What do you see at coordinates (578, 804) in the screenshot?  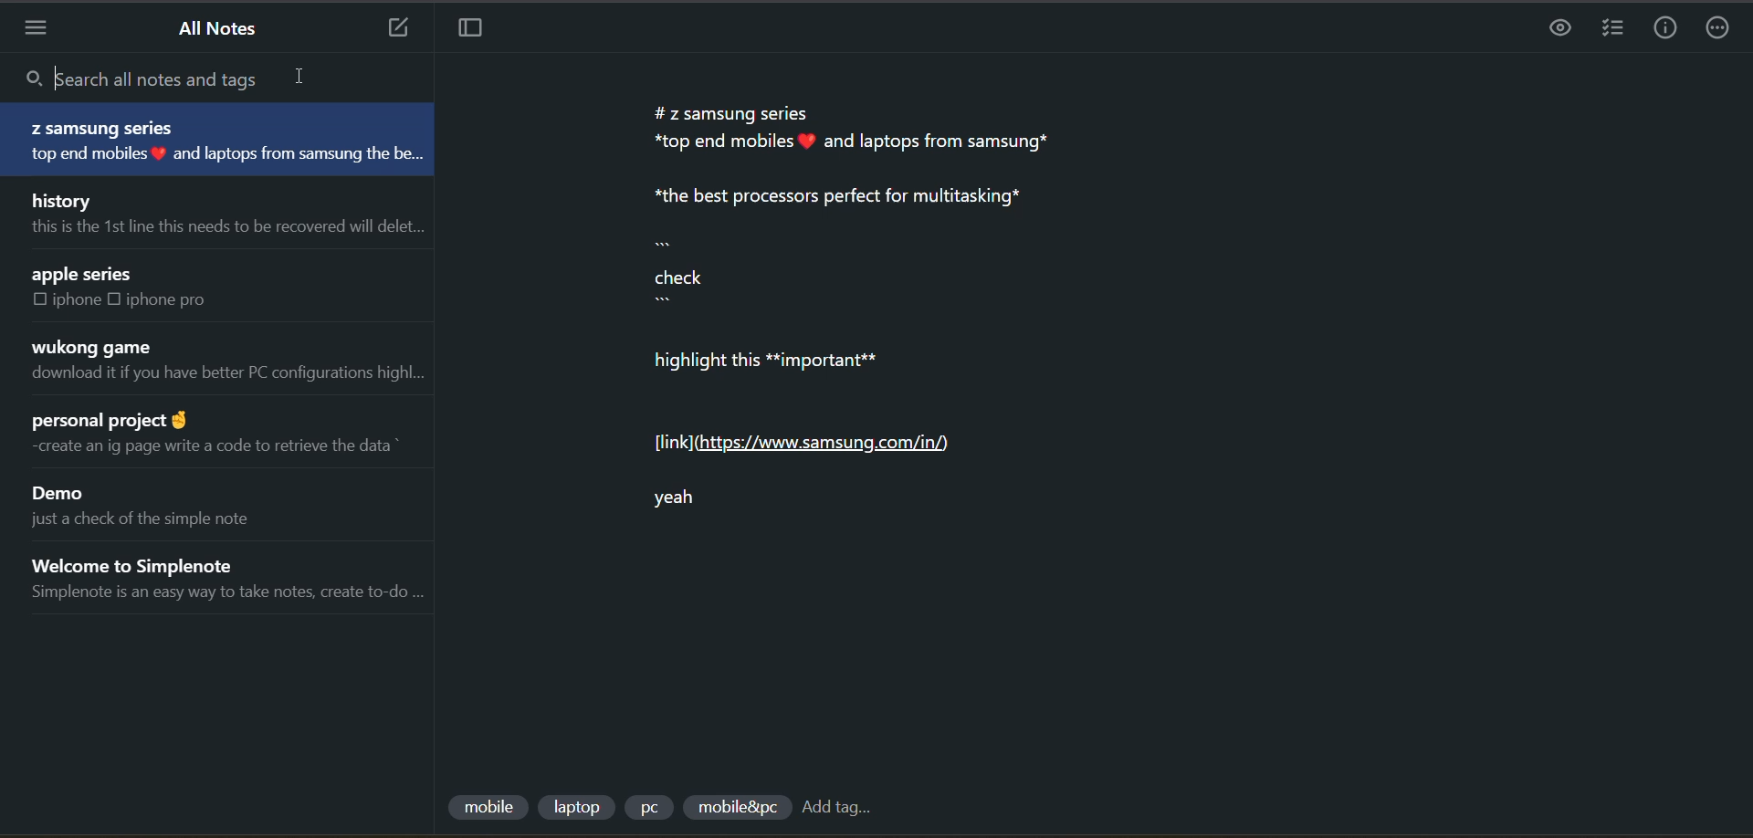 I see `laptop` at bounding box center [578, 804].